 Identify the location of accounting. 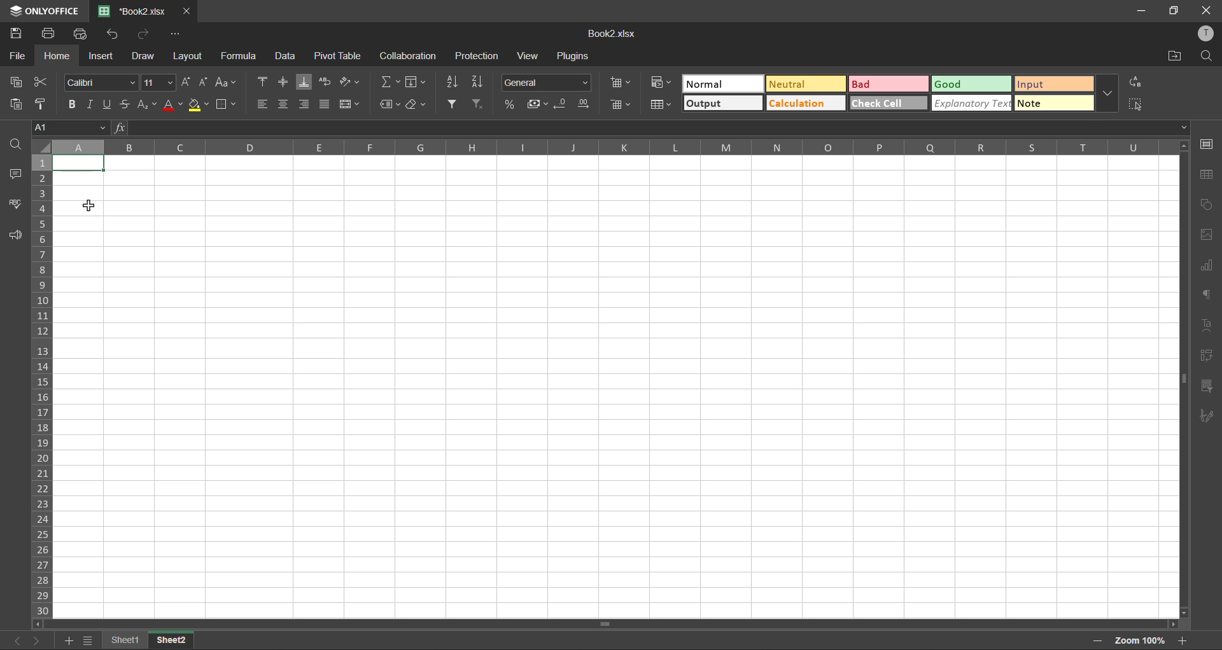
(540, 104).